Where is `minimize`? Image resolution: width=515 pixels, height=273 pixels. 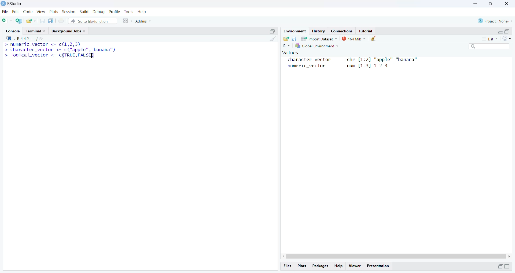 minimize is located at coordinates (474, 3).